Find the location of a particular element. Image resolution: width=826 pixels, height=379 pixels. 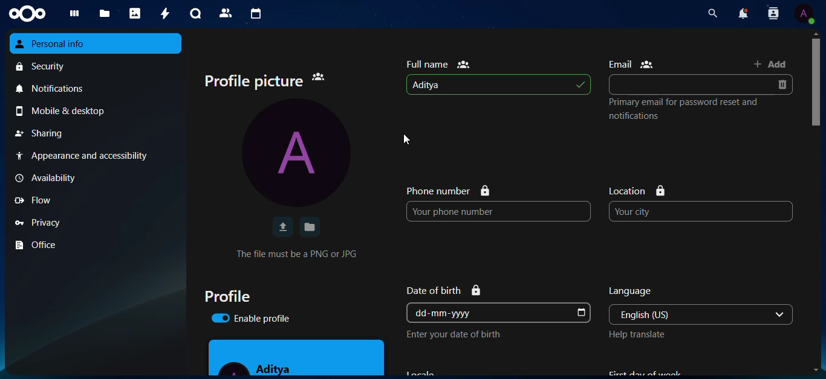

Aditya is located at coordinates (498, 84).